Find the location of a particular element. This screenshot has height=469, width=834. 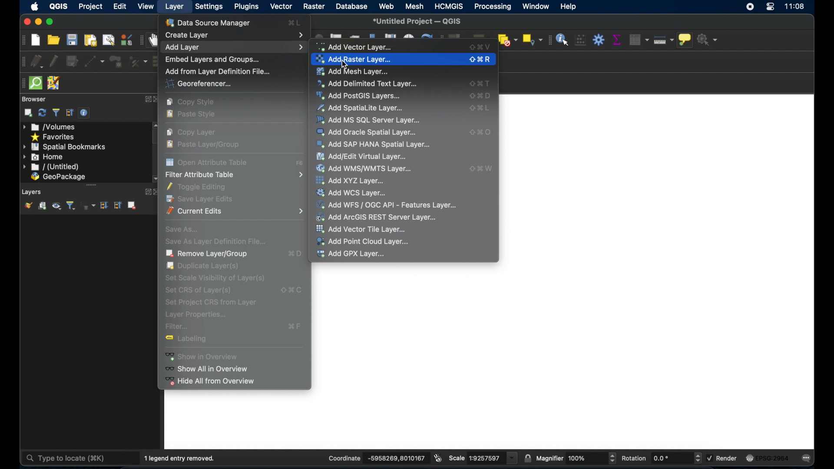

quicksom is located at coordinates (36, 83).